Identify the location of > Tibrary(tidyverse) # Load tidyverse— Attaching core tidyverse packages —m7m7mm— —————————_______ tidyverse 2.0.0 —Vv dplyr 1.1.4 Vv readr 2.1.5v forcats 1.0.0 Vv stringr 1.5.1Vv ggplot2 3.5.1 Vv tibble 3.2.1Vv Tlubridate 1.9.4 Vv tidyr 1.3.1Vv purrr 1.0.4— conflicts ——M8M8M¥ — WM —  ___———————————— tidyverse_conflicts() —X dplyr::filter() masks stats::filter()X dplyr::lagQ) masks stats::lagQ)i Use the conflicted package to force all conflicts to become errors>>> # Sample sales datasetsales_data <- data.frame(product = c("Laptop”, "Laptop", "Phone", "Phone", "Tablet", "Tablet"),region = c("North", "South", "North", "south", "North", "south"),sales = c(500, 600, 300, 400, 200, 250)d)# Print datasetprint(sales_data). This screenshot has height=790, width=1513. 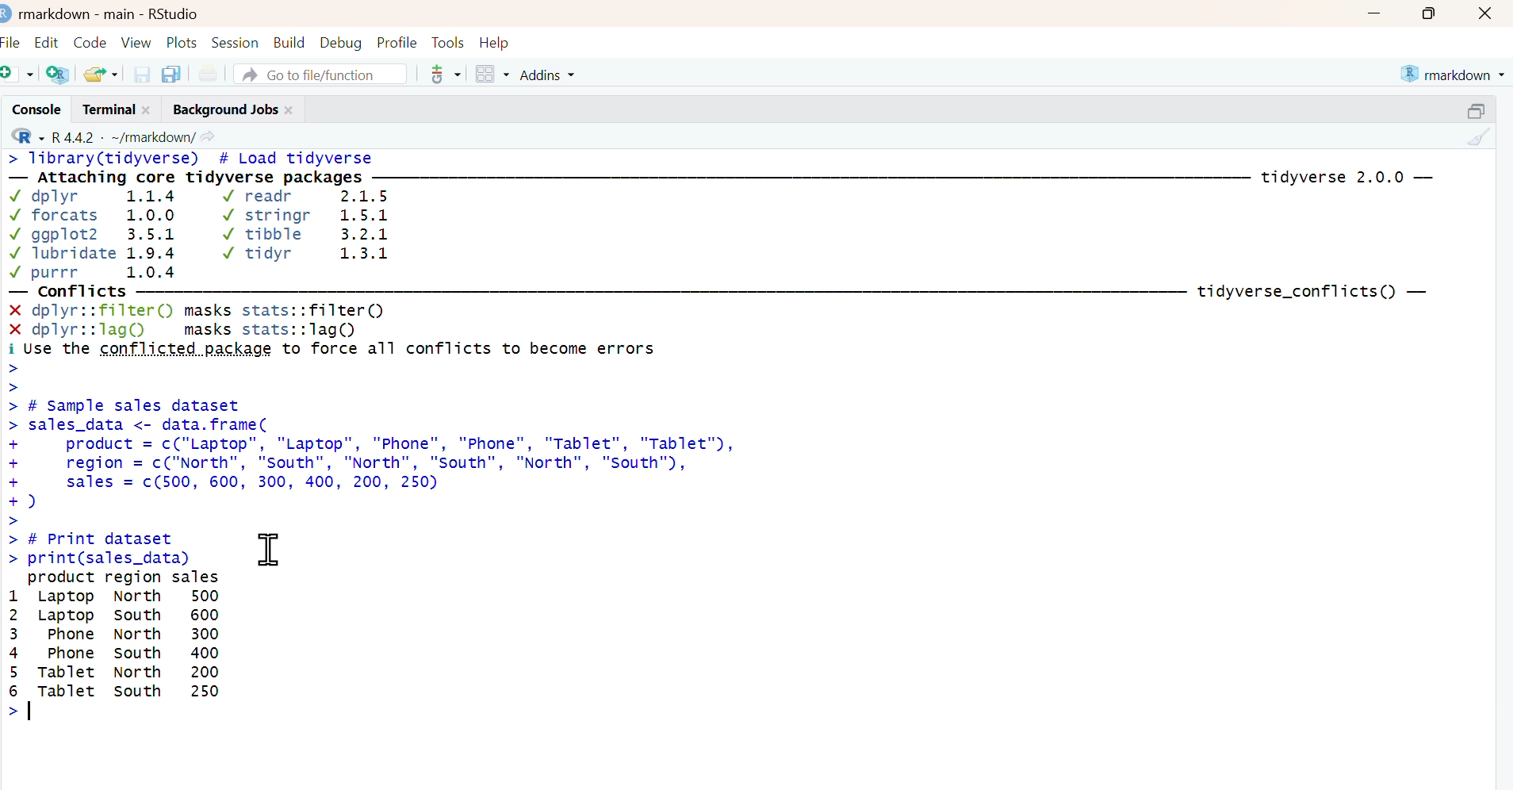
(733, 359).